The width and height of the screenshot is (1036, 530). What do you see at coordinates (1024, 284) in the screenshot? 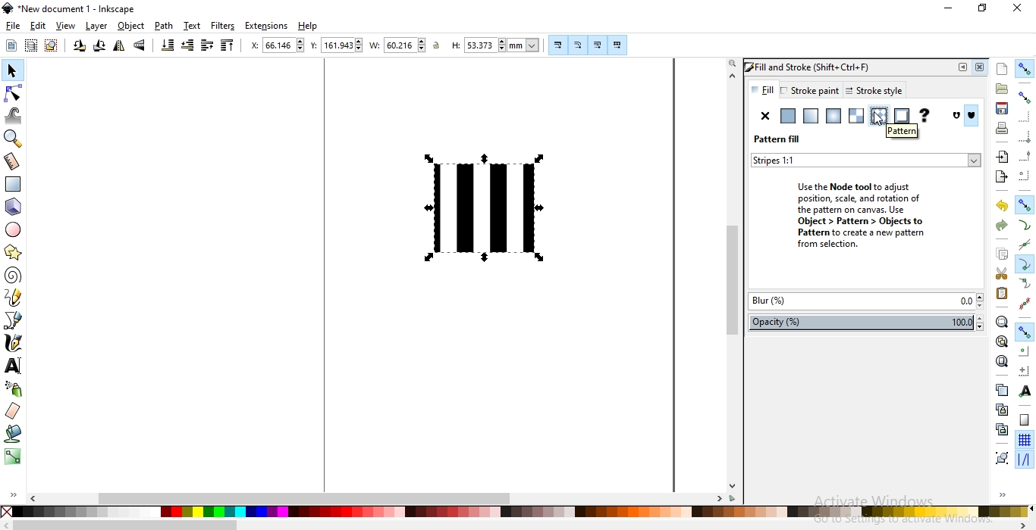
I see `snap smooth nodes` at bounding box center [1024, 284].